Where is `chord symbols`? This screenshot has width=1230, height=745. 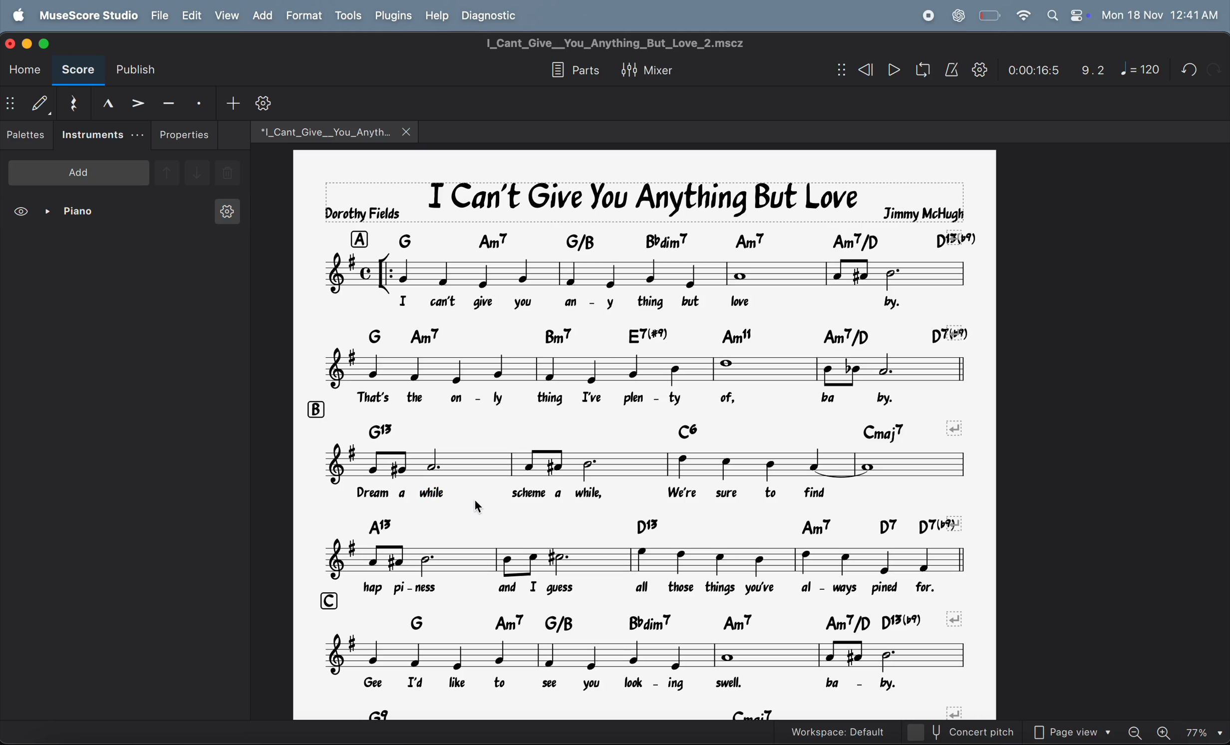
chord symbols is located at coordinates (678, 623).